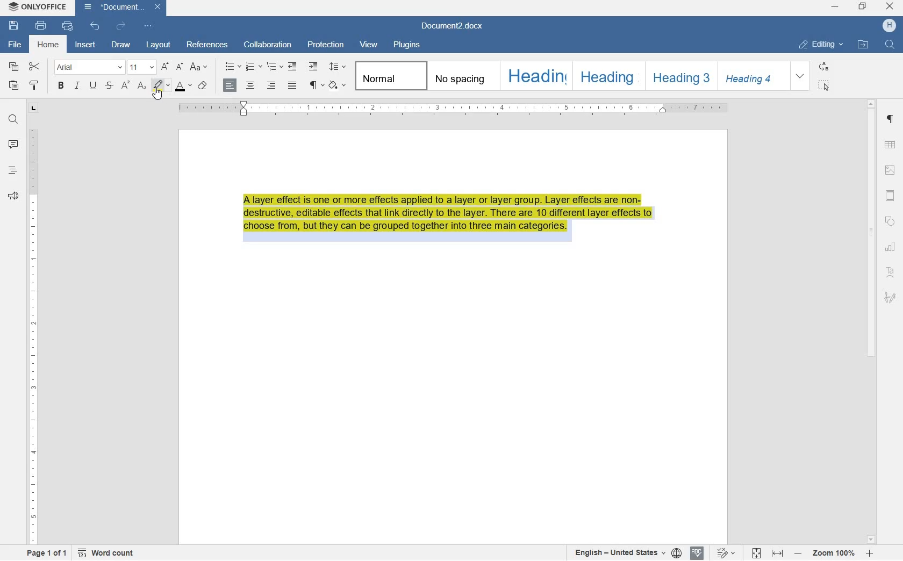 This screenshot has width=903, height=561. I want to click on Document2.docx, so click(452, 27).